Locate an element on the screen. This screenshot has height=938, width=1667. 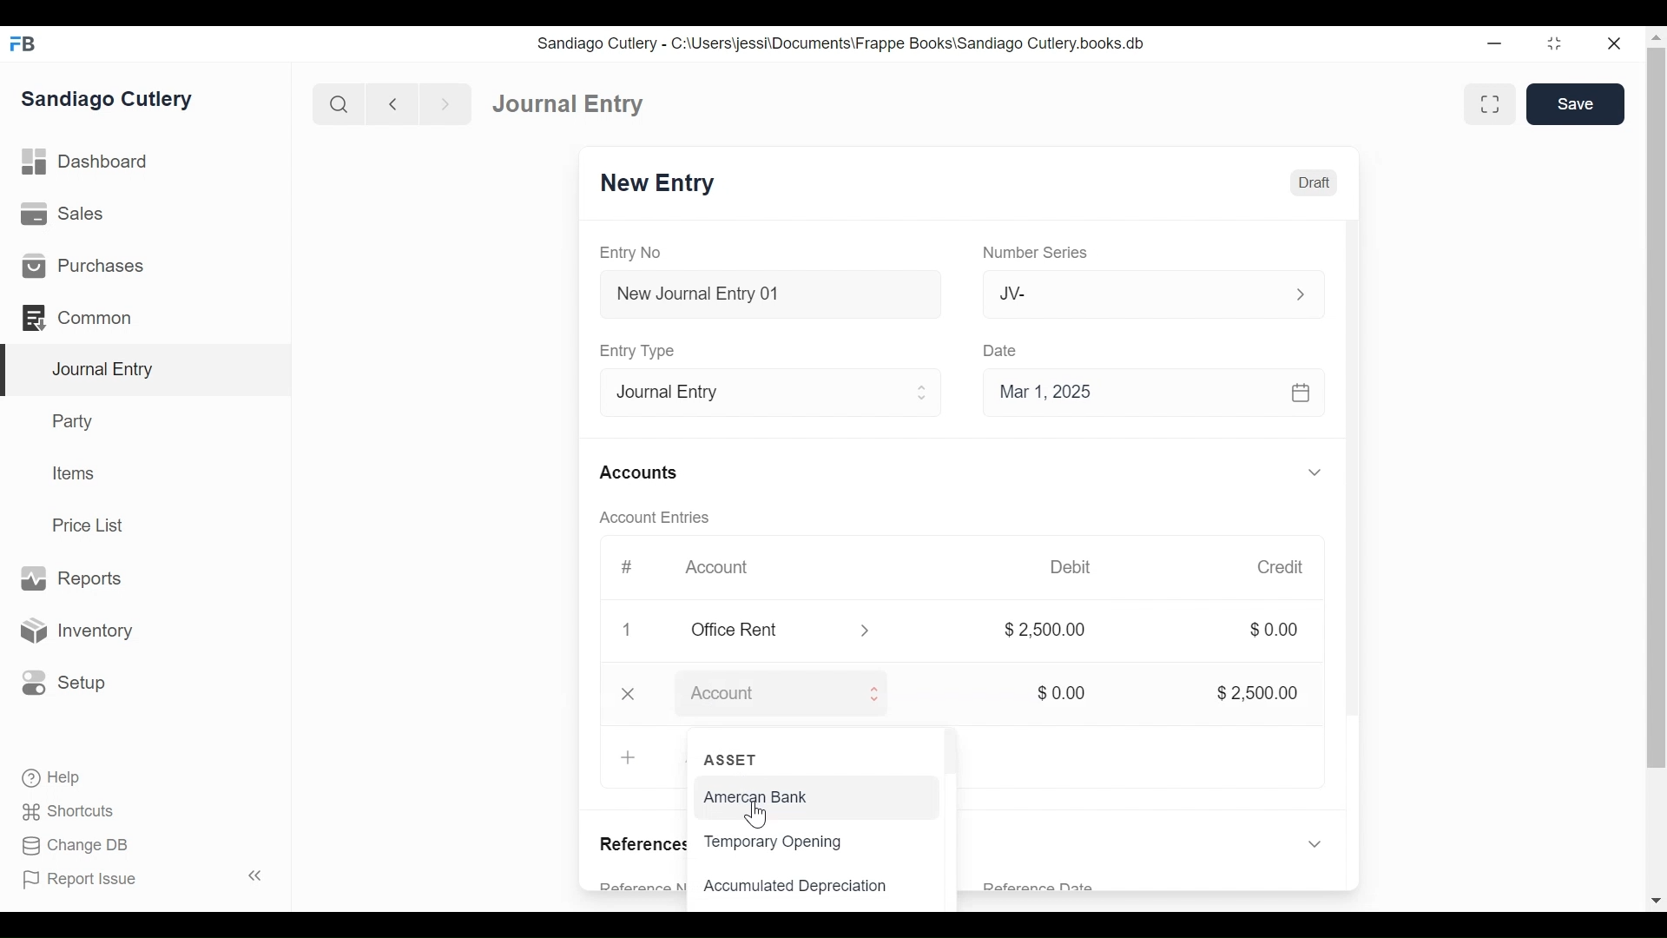
expand/collapse is located at coordinates (1321, 842).